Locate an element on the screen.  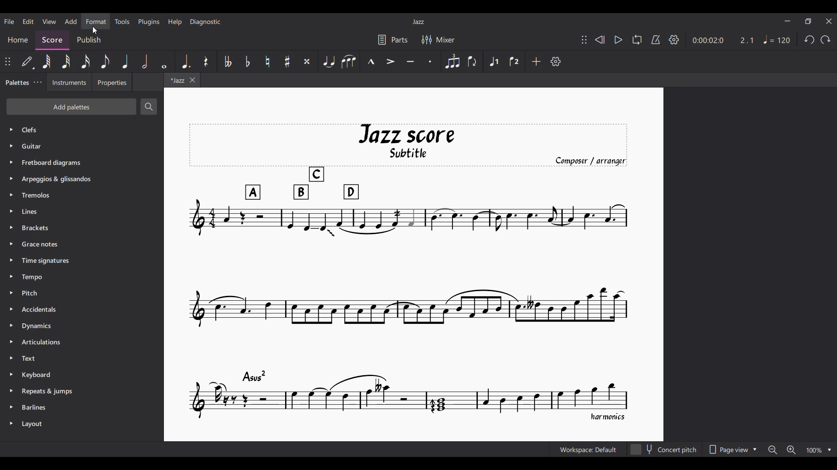
Search is located at coordinates (148, 107).